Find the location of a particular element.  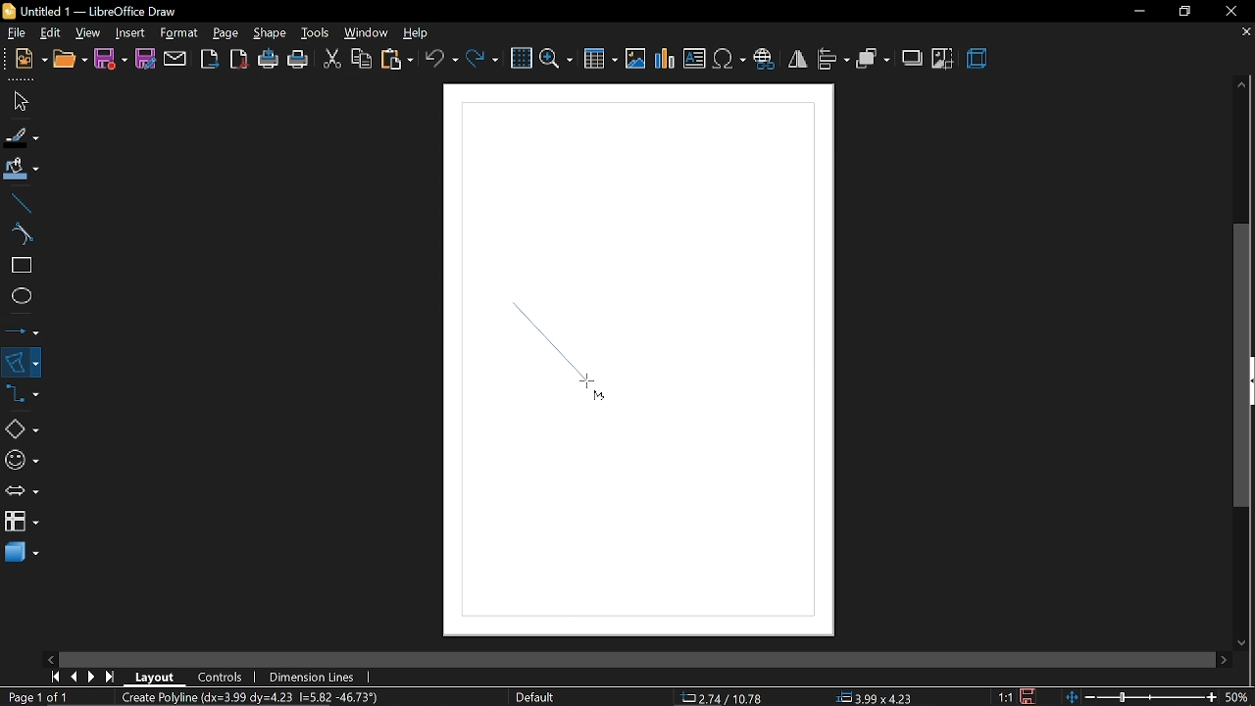

print directly is located at coordinates (270, 60).